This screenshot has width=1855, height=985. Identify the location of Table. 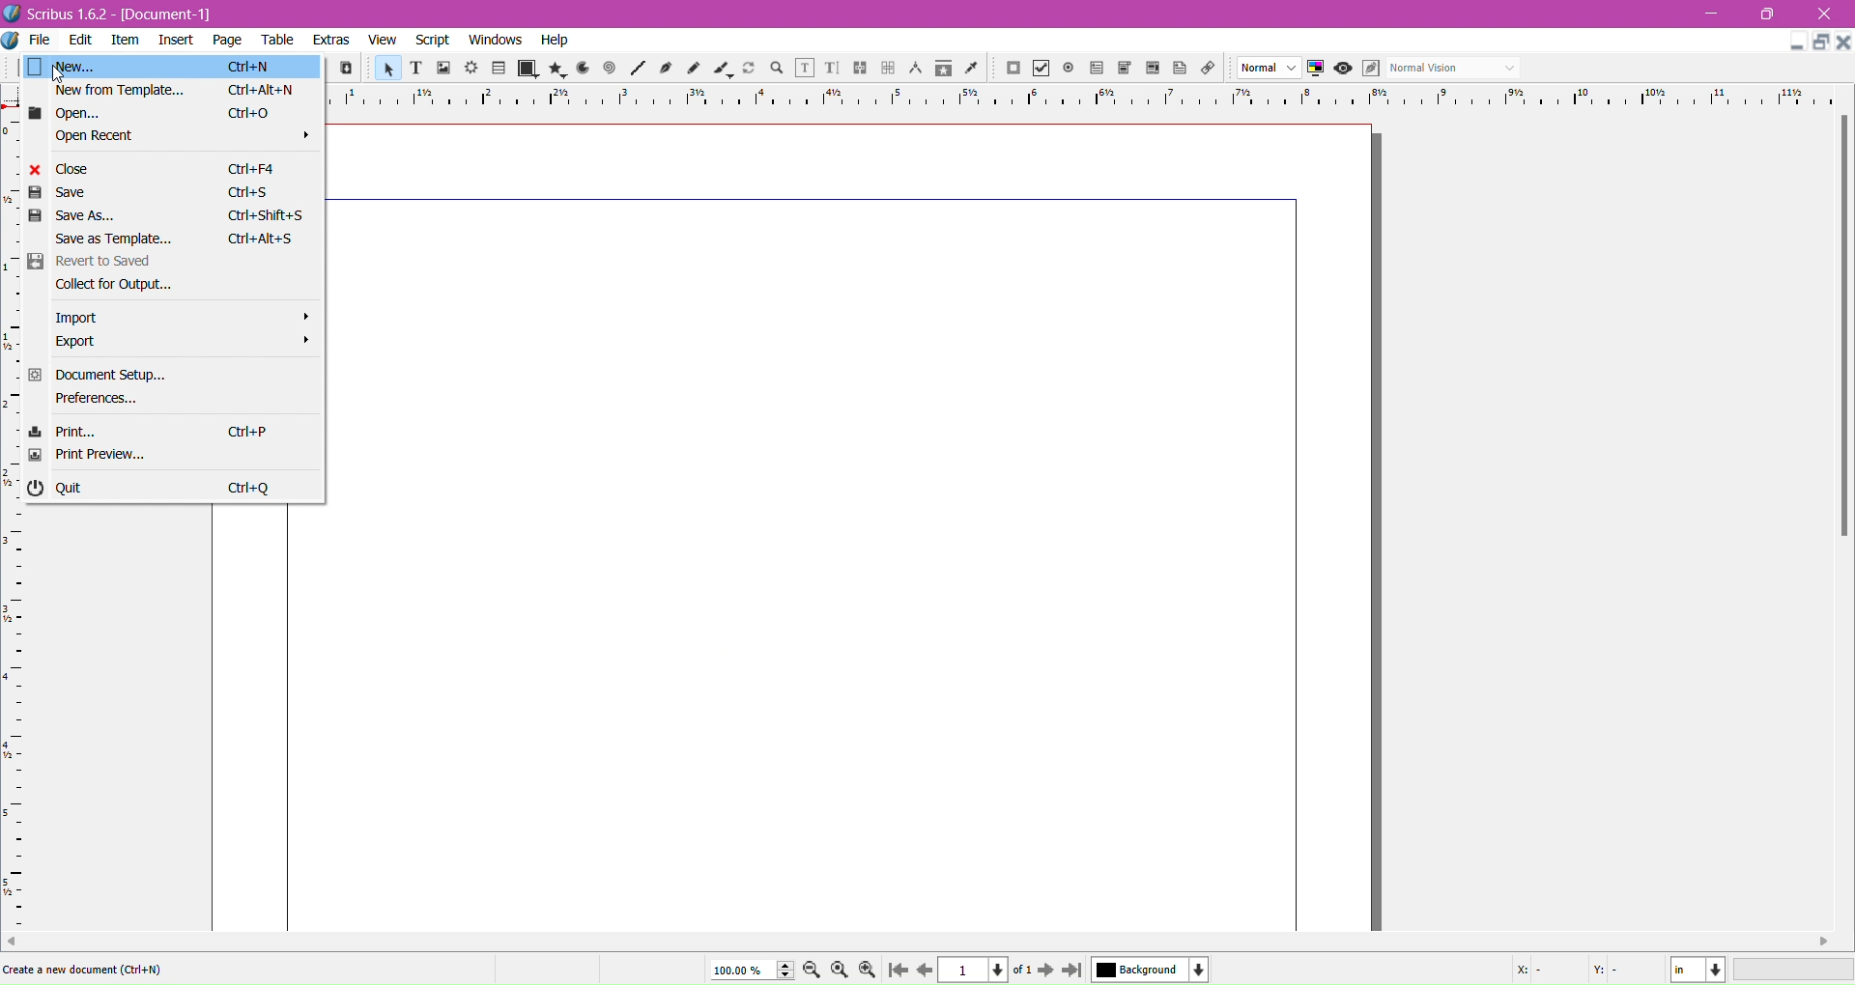
(276, 41).